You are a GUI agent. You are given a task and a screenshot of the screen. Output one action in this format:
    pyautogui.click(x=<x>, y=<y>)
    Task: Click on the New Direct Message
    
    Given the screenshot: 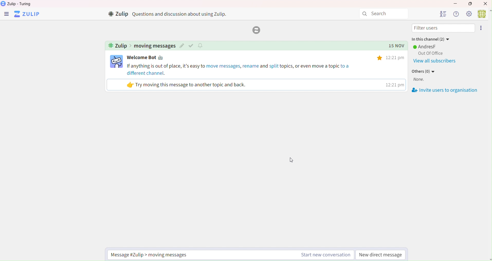 What is the action you would take?
    pyautogui.click(x=381, y=255)
    